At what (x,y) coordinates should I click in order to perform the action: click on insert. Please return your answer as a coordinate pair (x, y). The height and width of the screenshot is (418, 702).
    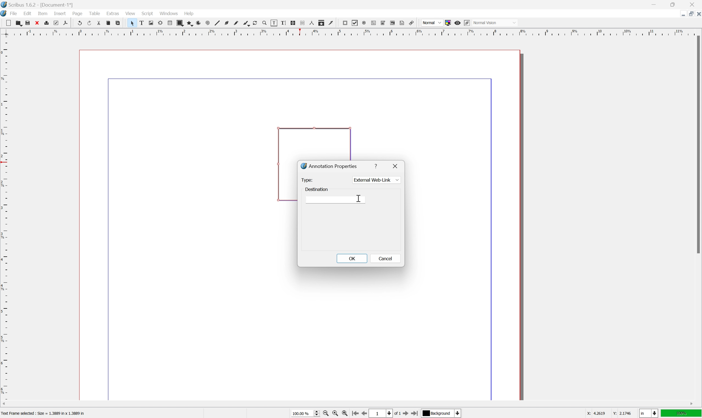
    Looking at the image, I should click on (60, 14).